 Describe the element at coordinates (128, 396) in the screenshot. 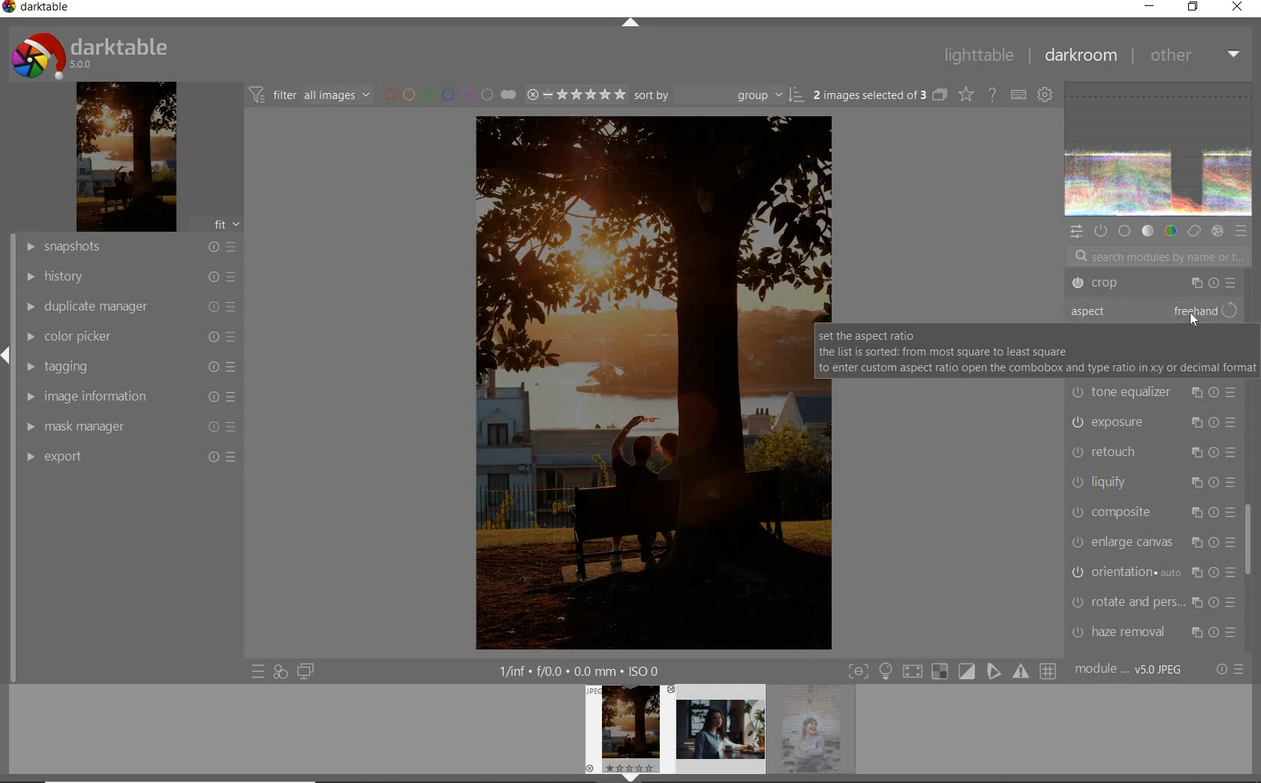

I see `image information` at that location.